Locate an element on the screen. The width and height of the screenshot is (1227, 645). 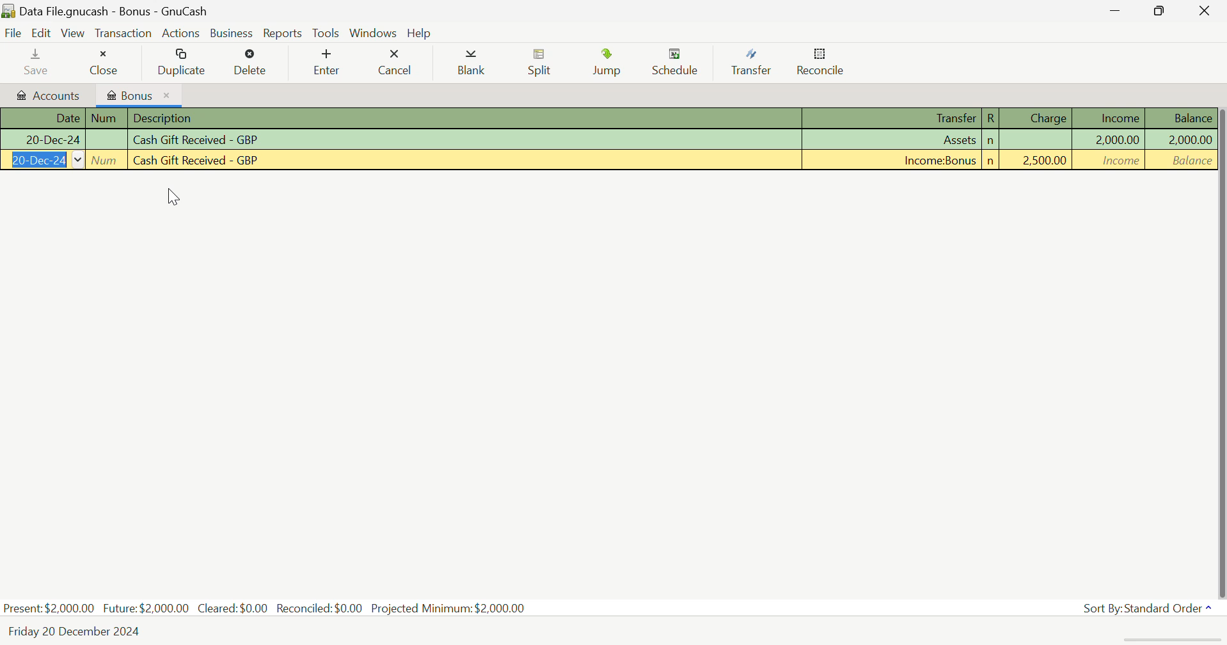
Transfer is located at coordinates (895, 161).